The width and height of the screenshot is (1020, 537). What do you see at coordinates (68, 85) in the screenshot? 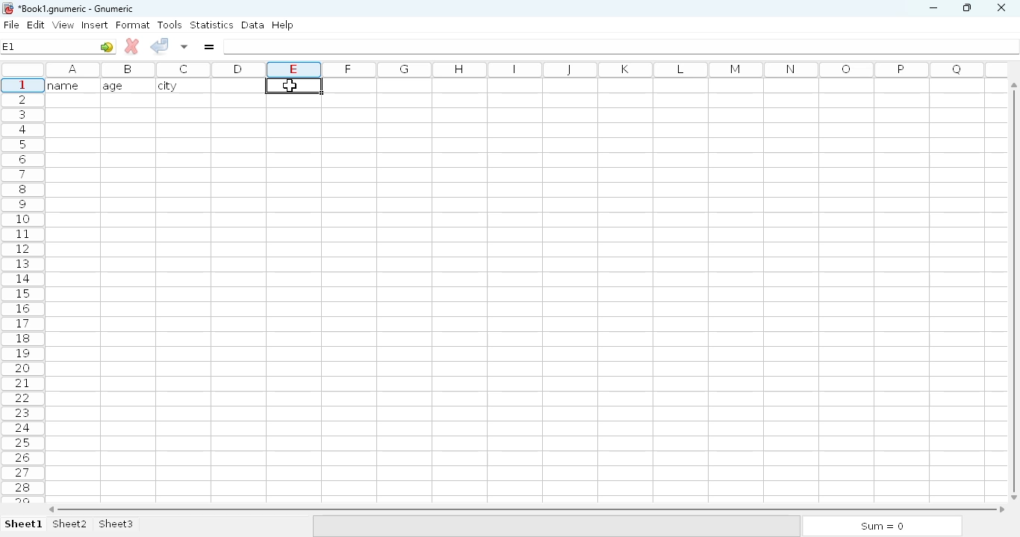
I see `name (heading)` at bounding box center [68, 85].